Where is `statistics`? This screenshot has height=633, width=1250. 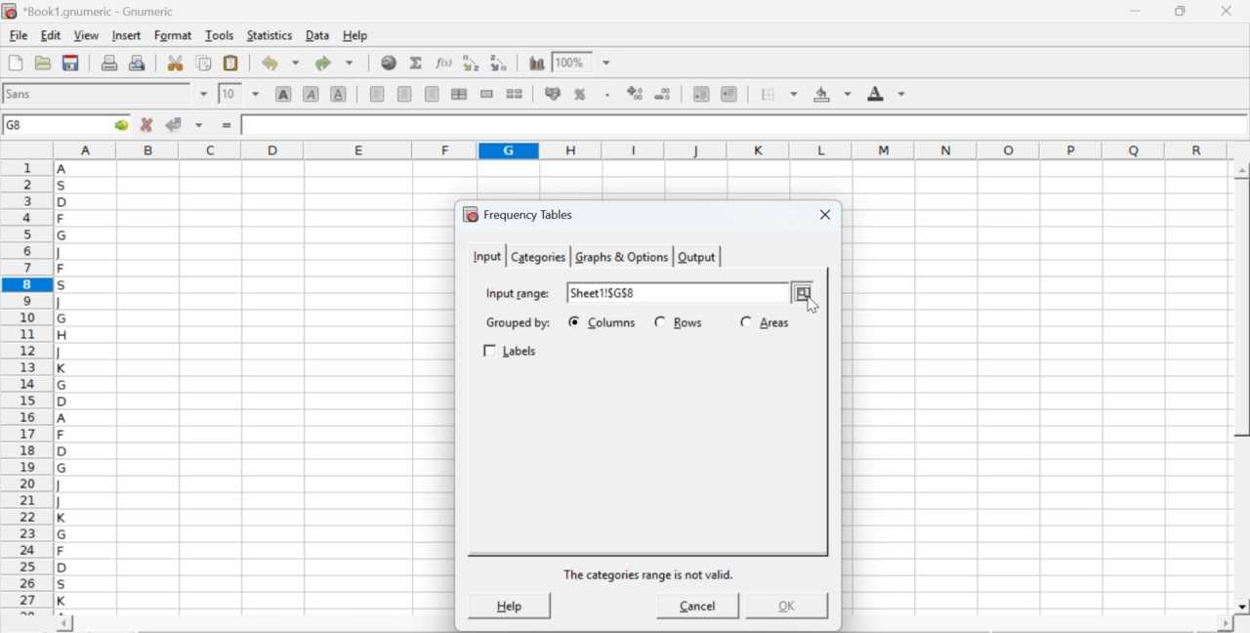
statistics is located at coordinates (268, 35).